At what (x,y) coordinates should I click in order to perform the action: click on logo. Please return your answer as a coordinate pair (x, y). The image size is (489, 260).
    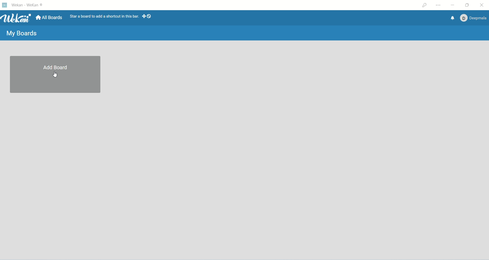
    Looking at the image, I should click on (5, 5).